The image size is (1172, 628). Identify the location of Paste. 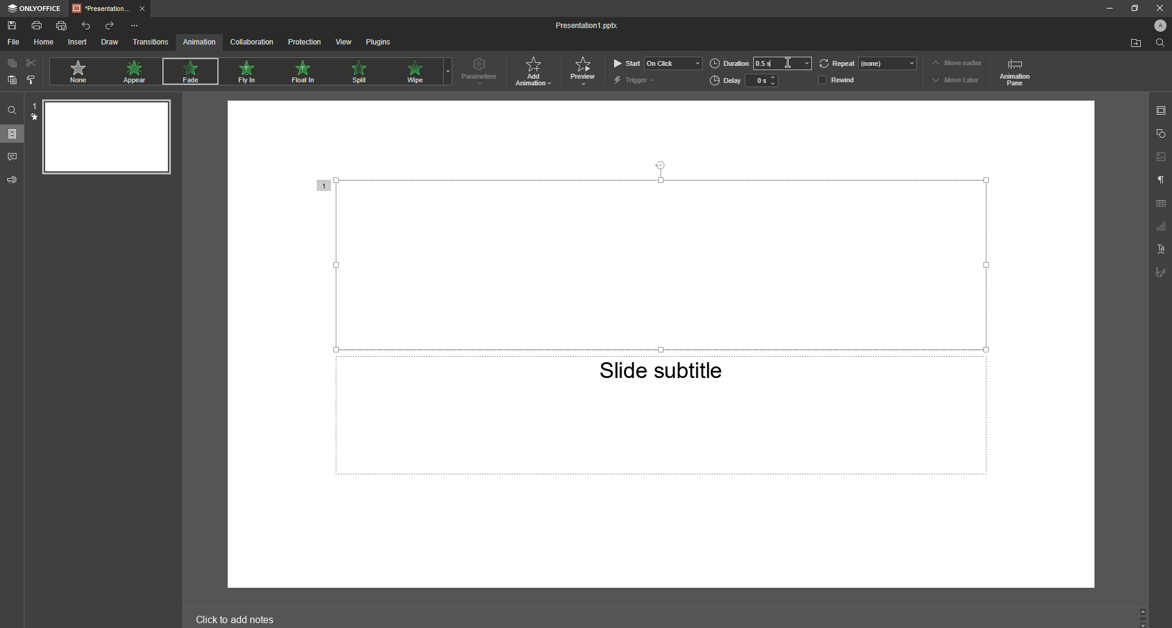
(12, 79).